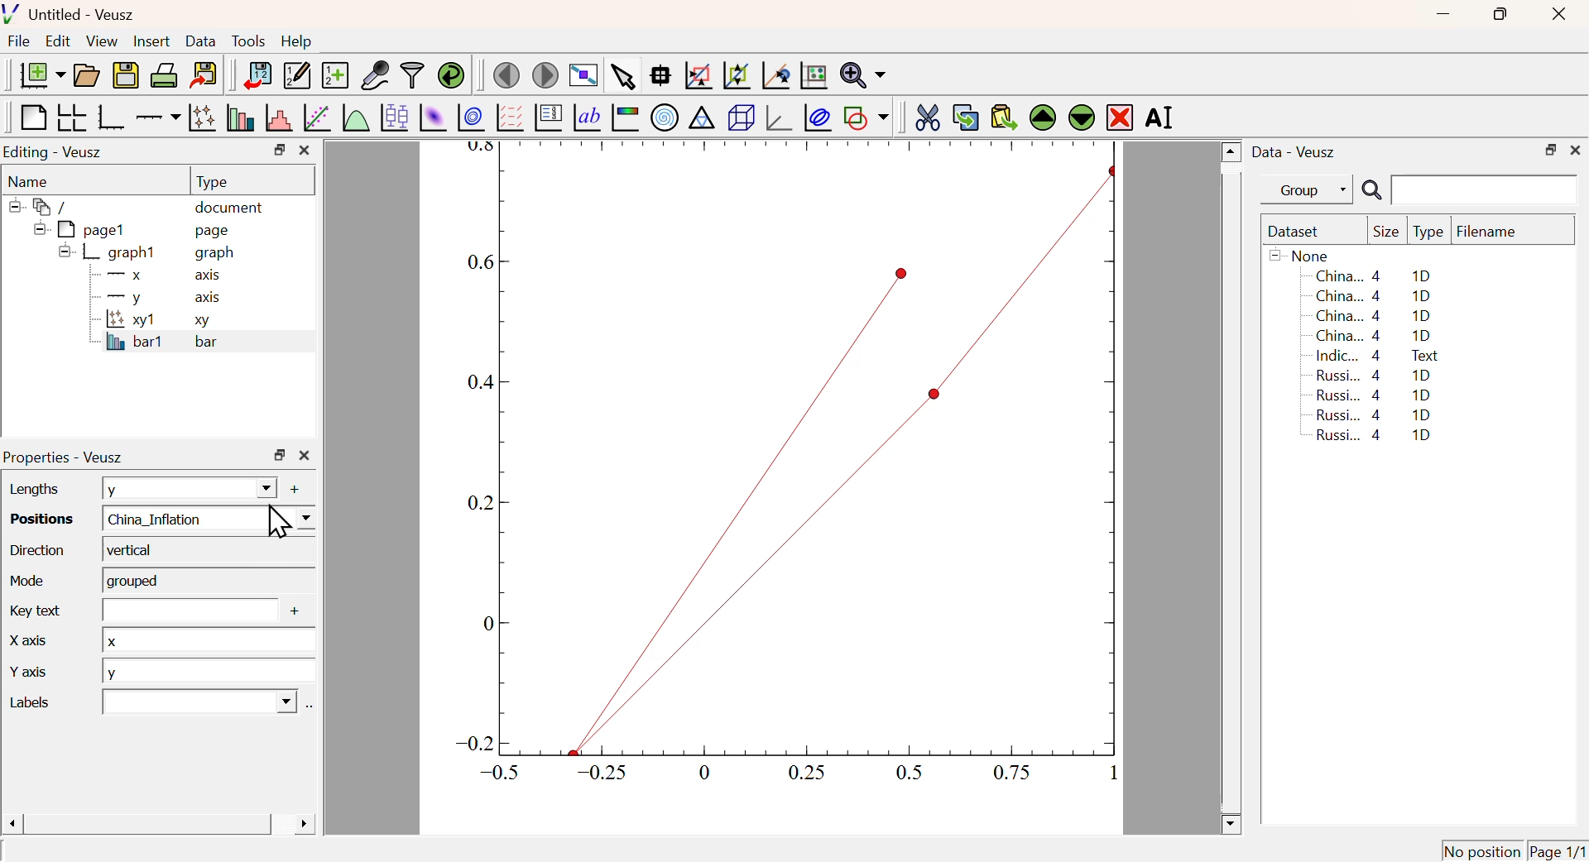 The width and height of the screenshot is (1589, 862). Describe the element at coordinates (289, 613) in the screenshot. I see `Add` at that location.